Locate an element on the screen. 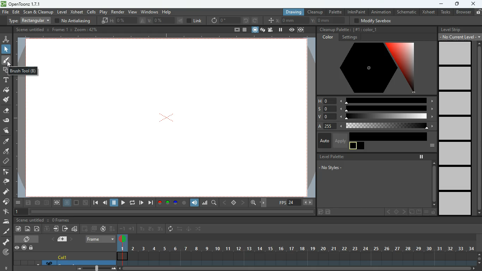  frame is located at coordinates (101, 239).